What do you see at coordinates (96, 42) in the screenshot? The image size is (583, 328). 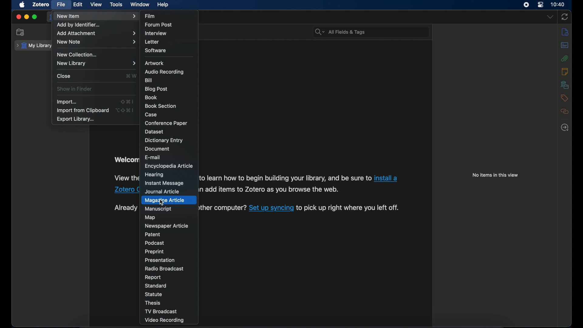 I see `new note` at bounding box center [96, 42].